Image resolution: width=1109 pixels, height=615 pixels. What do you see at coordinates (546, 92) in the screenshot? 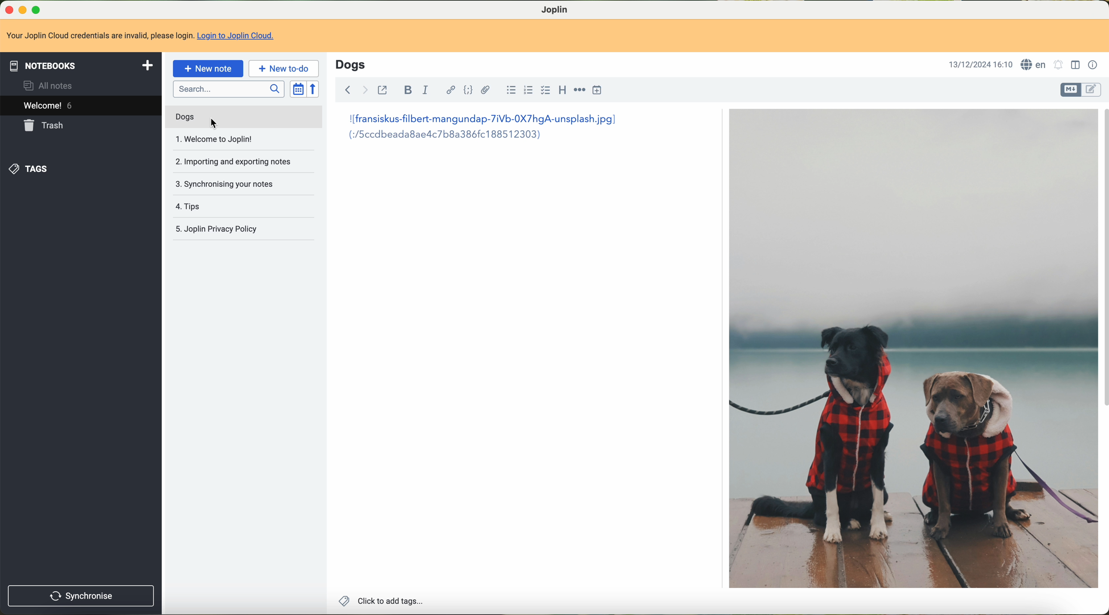
I see `checkbox` at bounding box center [546, 92].